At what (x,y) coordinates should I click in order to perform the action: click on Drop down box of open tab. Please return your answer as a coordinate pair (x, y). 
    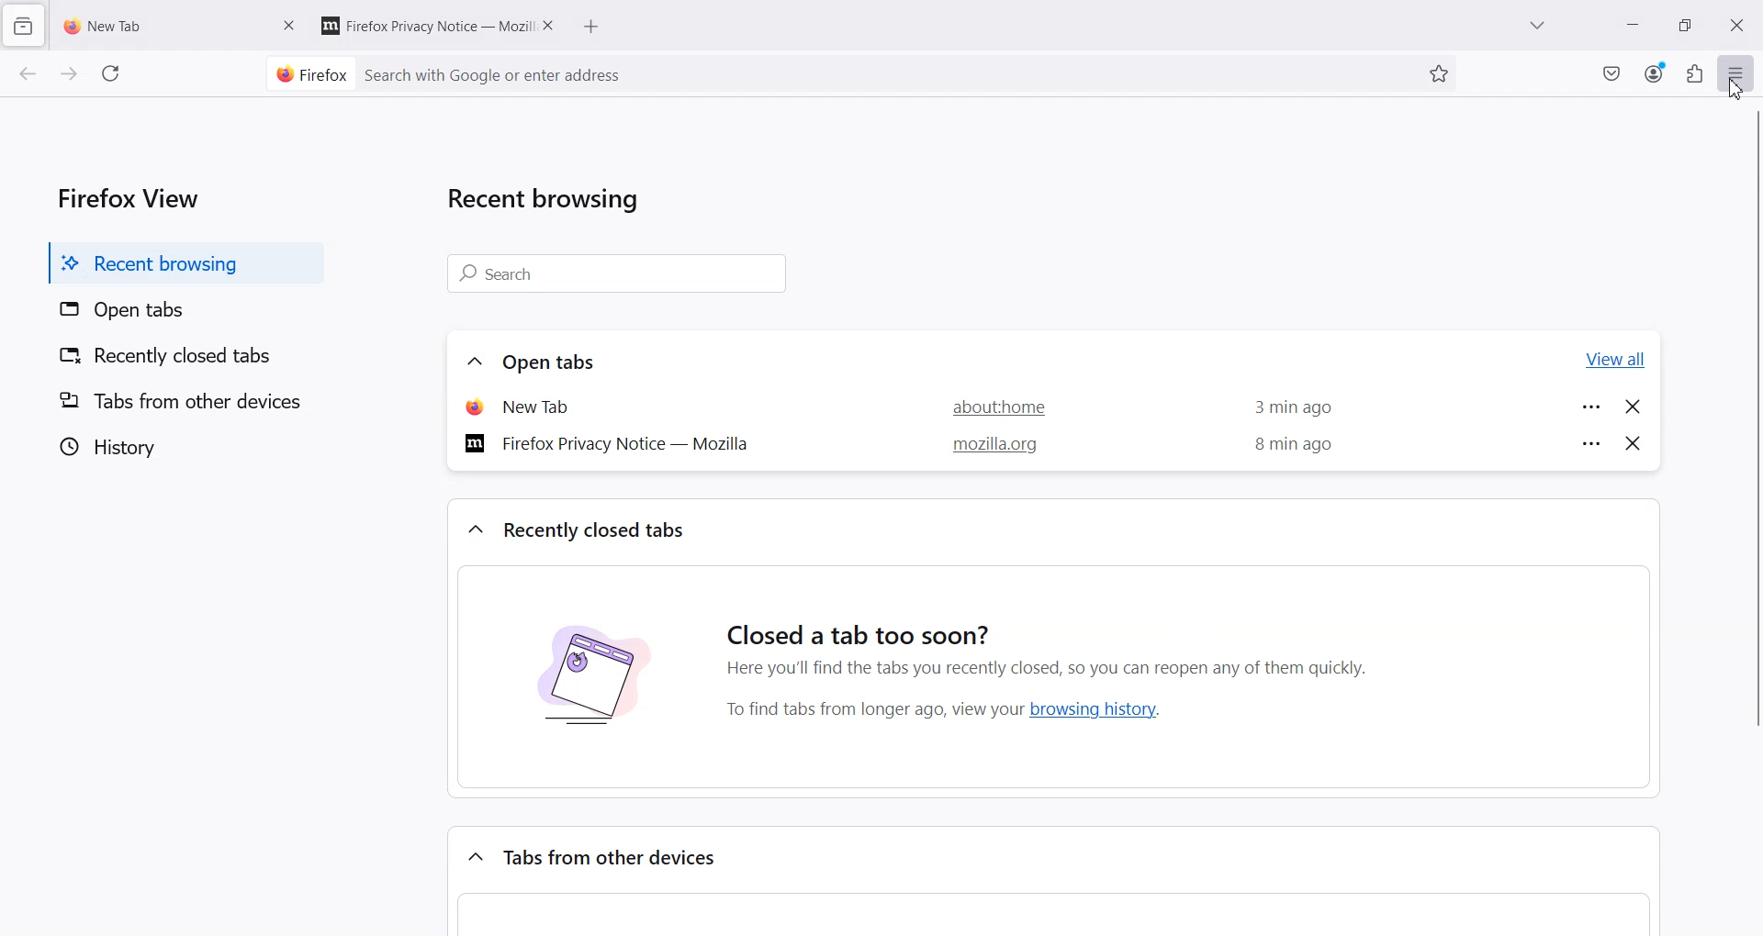
    Looking at the image, I should click on (470, 362).